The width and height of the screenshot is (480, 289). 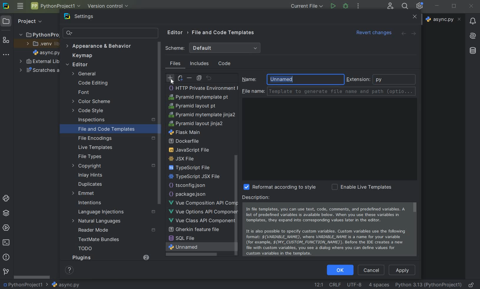 What do you see at coordinates (455, 6) in the screenshot?
I see `restore down` at bounding box center [455, 6].